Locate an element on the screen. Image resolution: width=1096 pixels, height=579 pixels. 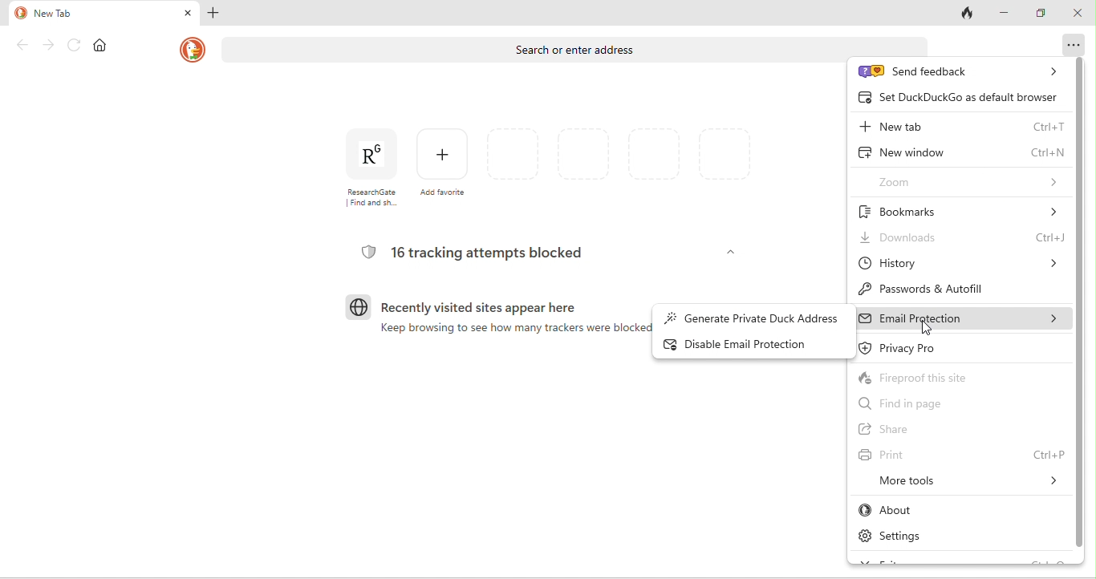
fireproof this site is located at coordinates (932, 378).